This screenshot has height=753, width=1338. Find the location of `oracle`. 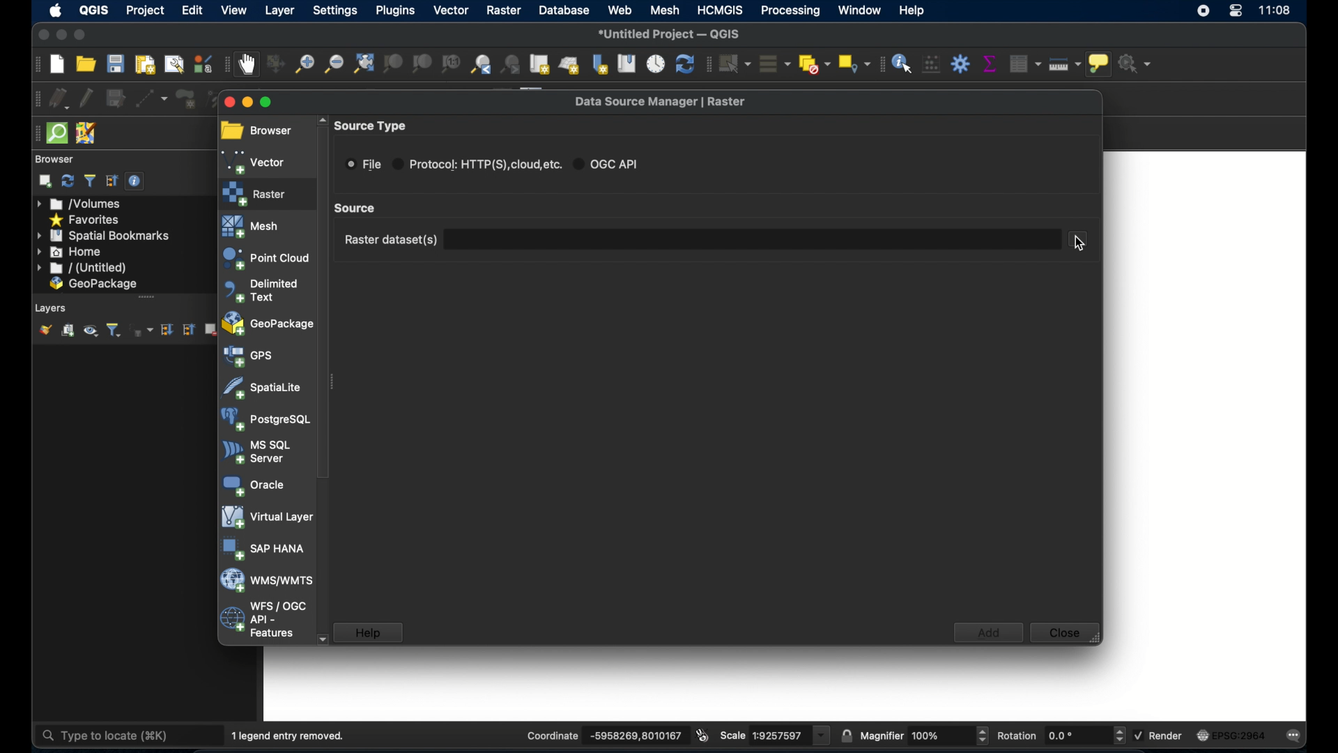

oracle is located at coordinates (257, 485).